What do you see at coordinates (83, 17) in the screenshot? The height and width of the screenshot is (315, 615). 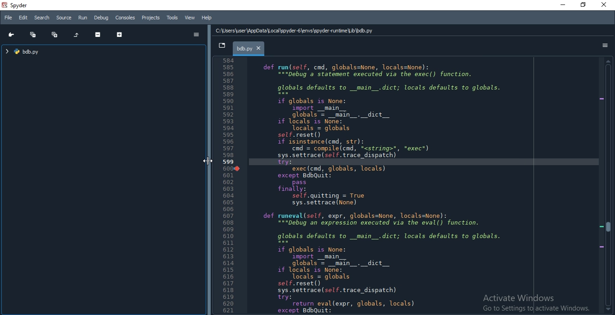 I see `Run` at bounding box center [83, 17].